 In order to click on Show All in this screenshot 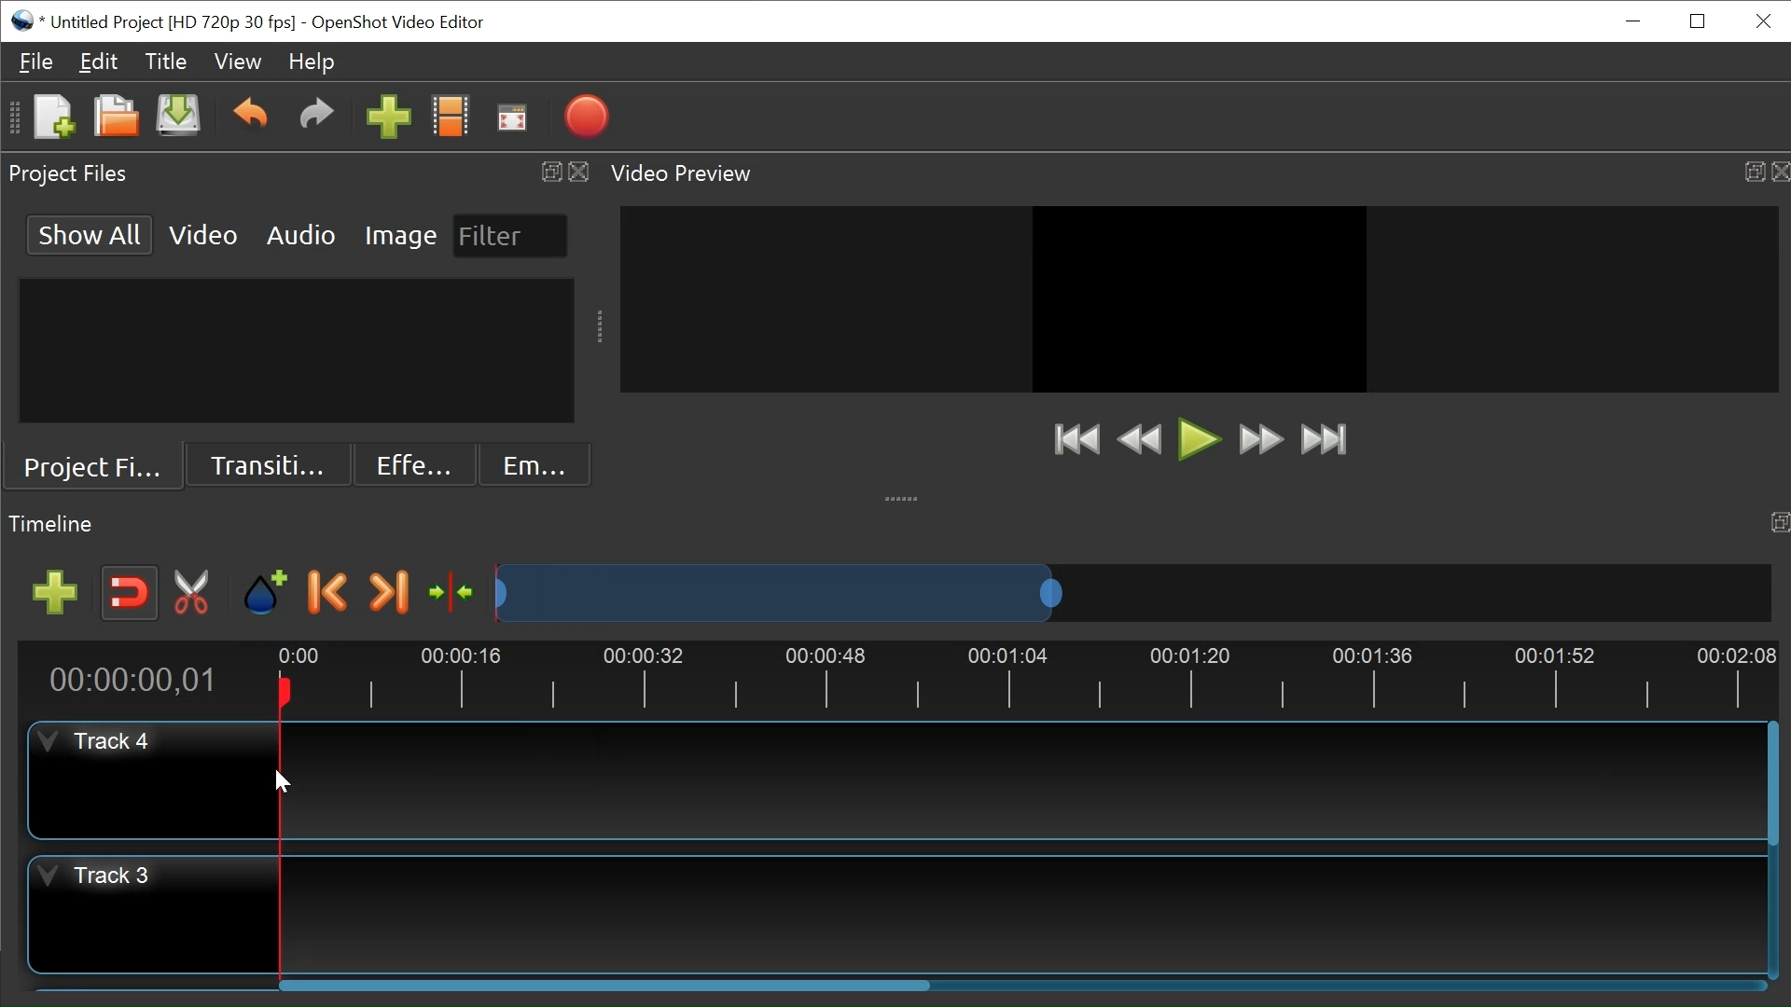, I will do `click(90, 233)`.